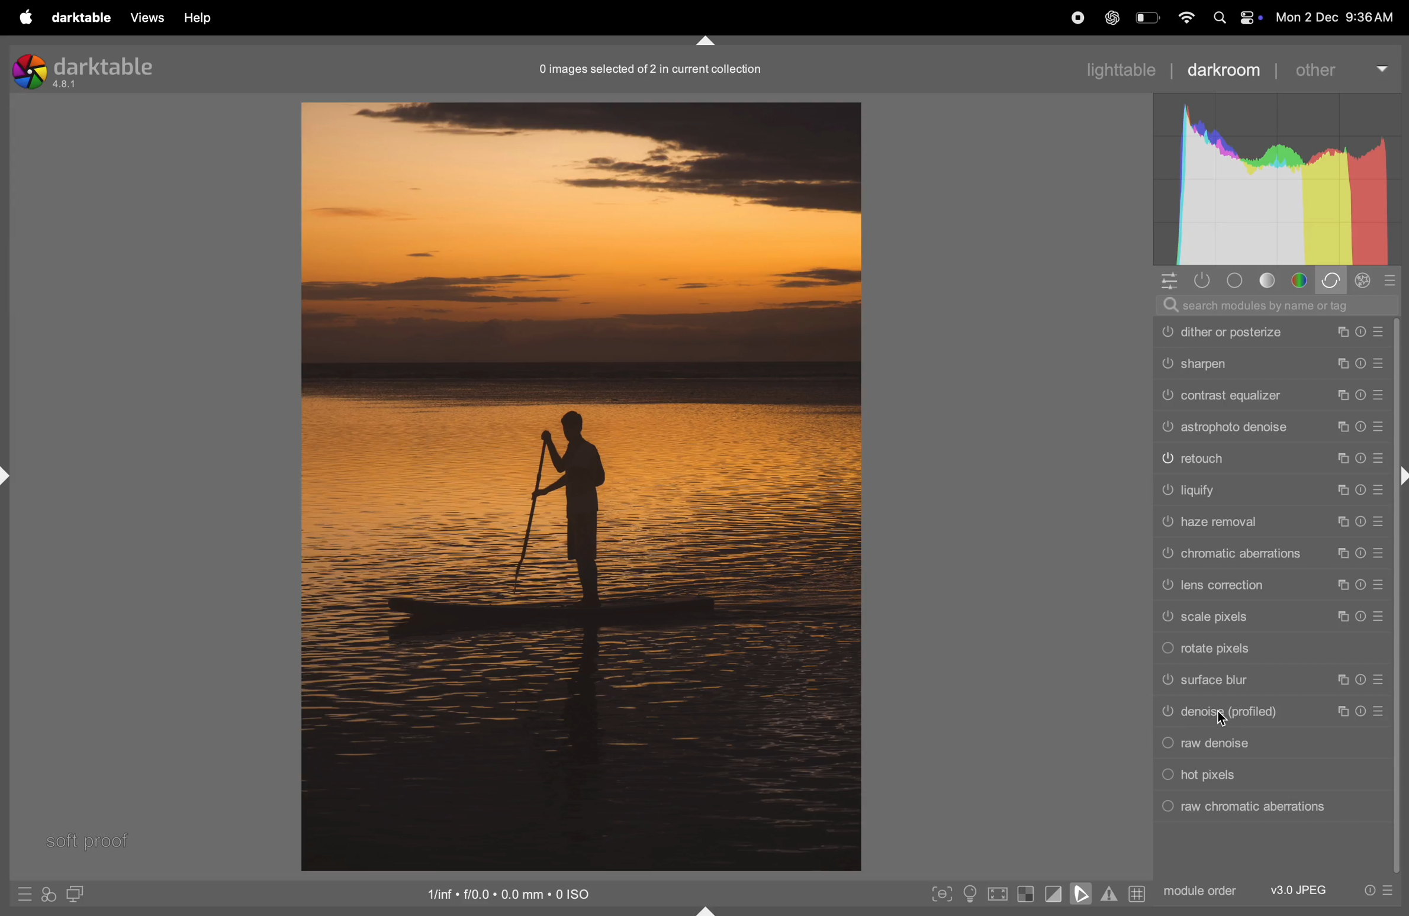 The height and width of the screenshot is (916, 1409). I want to click on dither or posterize, so click(1272, 331).